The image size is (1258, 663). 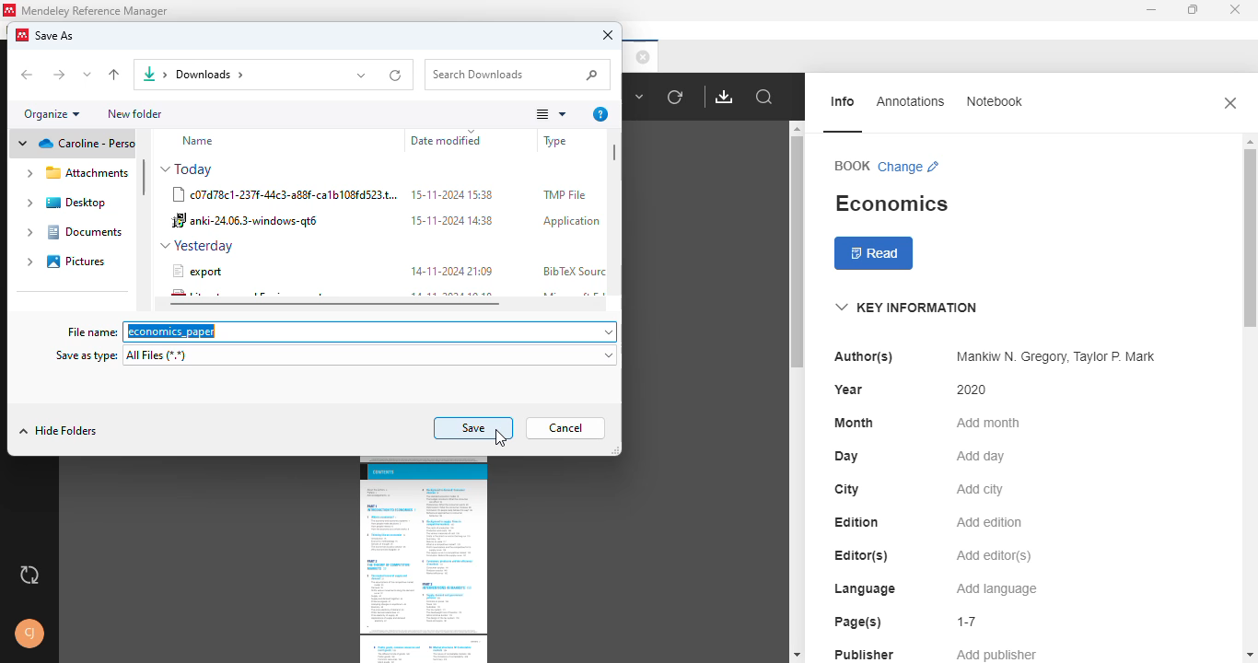 I want to click on language, so click(x=864, y=589).